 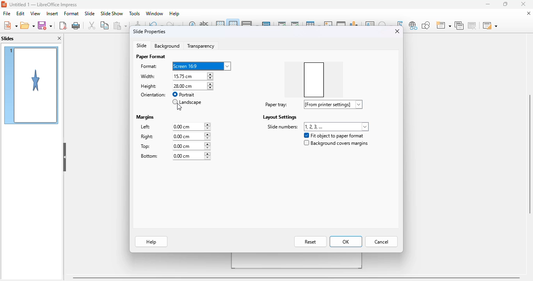 What do you see at coordinates (179, 107) in the screenshot?
I see `cursor` at bounding box center [179, 107].